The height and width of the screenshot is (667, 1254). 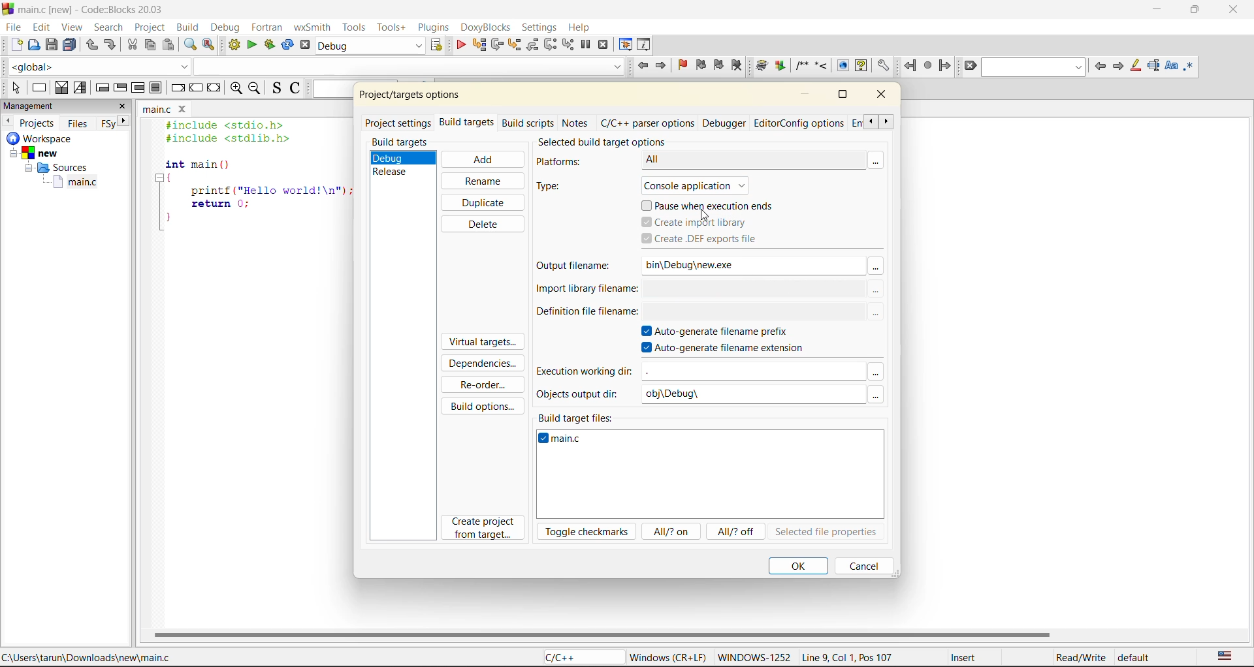 What do you see at coordinates (484, 201) in the screenshot?
I see `duplicate` at bounding box center [484, 201].